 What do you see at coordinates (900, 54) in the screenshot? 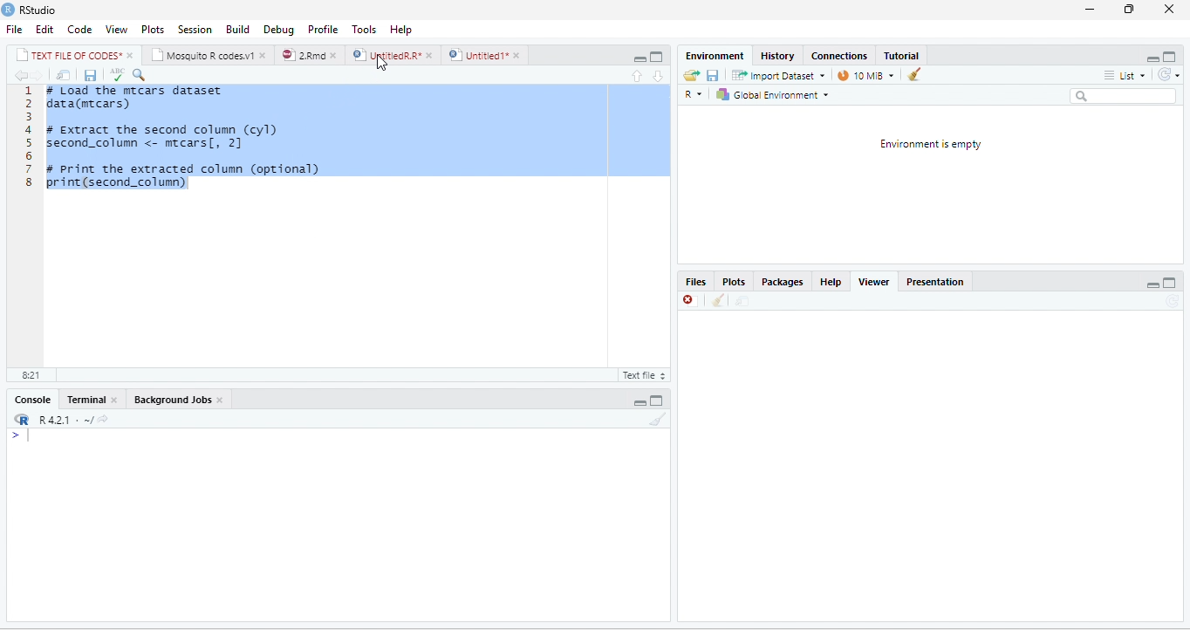
I see `Tutorial` at bounding box center [900, 54].